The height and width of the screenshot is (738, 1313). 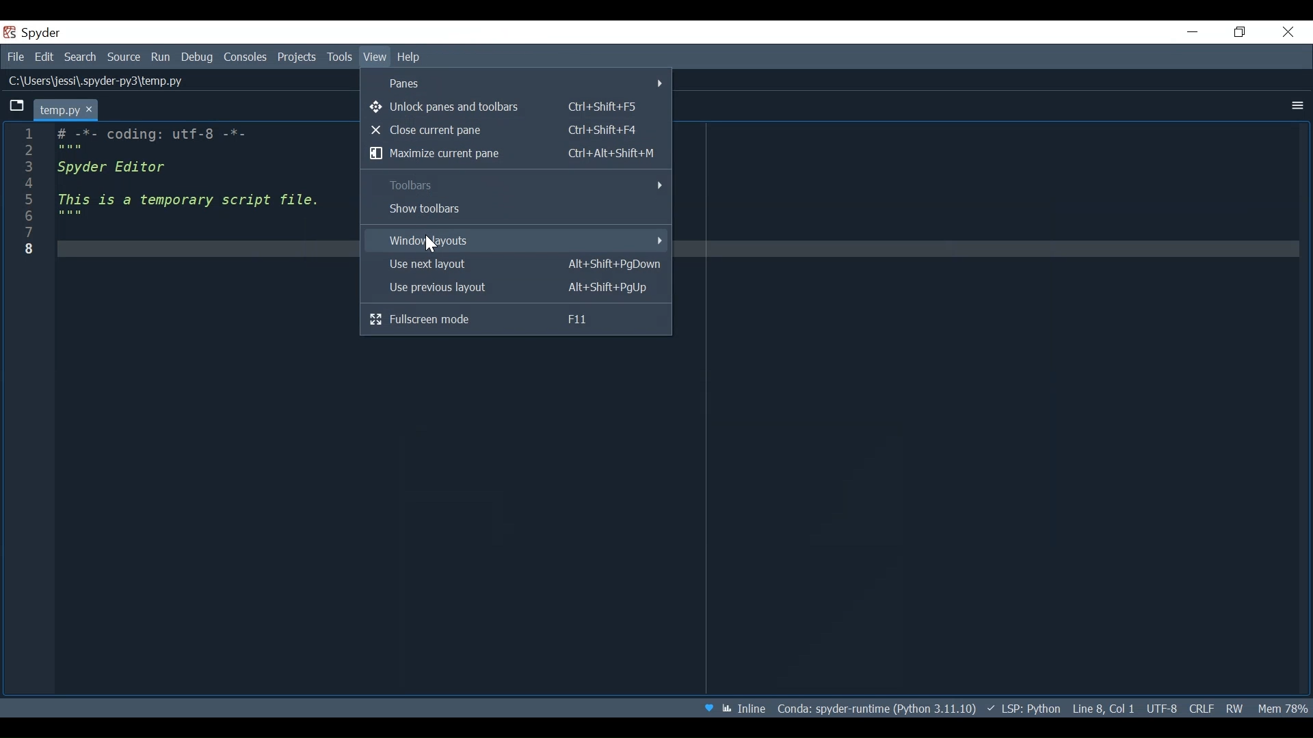 I want to click on Debug, so click(x=198, y=58).